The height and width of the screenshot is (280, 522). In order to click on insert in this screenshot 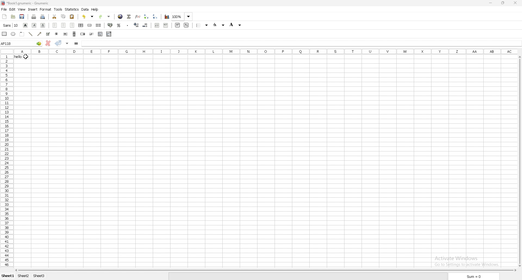, I will do `click(33, 9)`.